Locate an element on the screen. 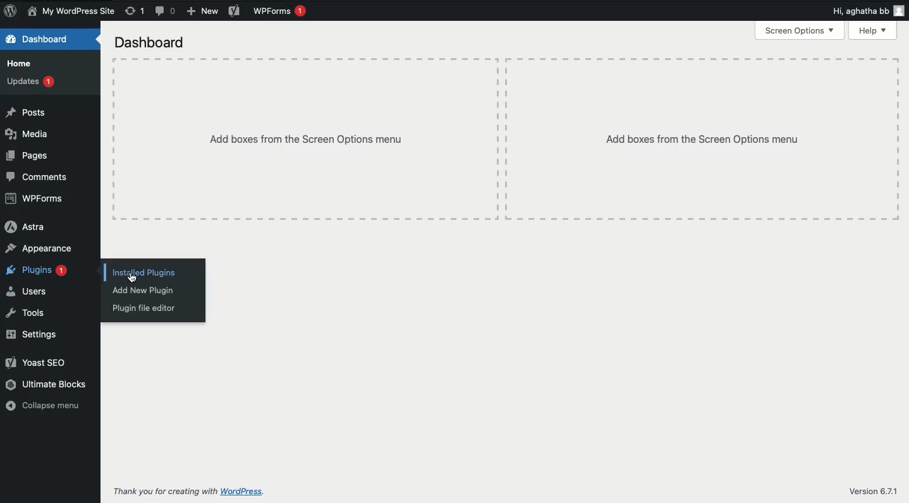 The width and height of the screenshot is (909, 503). Yoast is located at coordinates (40, 364).